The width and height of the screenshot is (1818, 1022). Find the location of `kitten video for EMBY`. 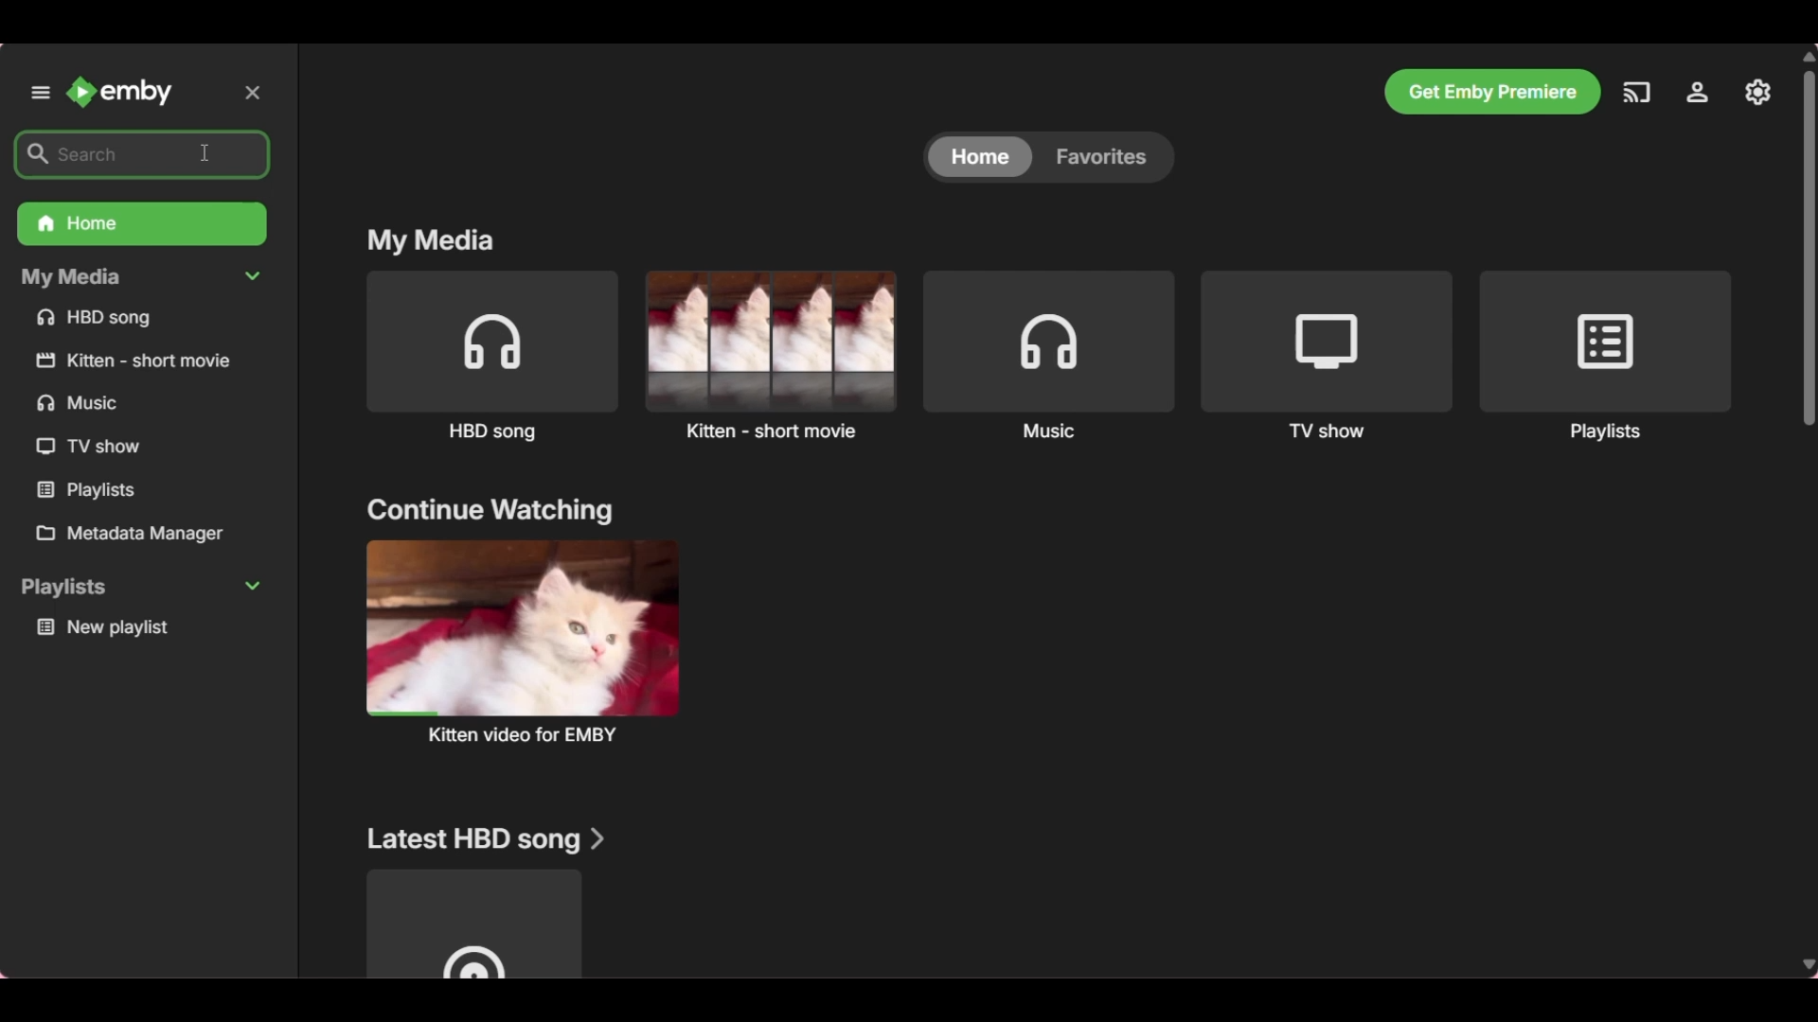

kitten video for EMBY is located at coordinates (521, 641).